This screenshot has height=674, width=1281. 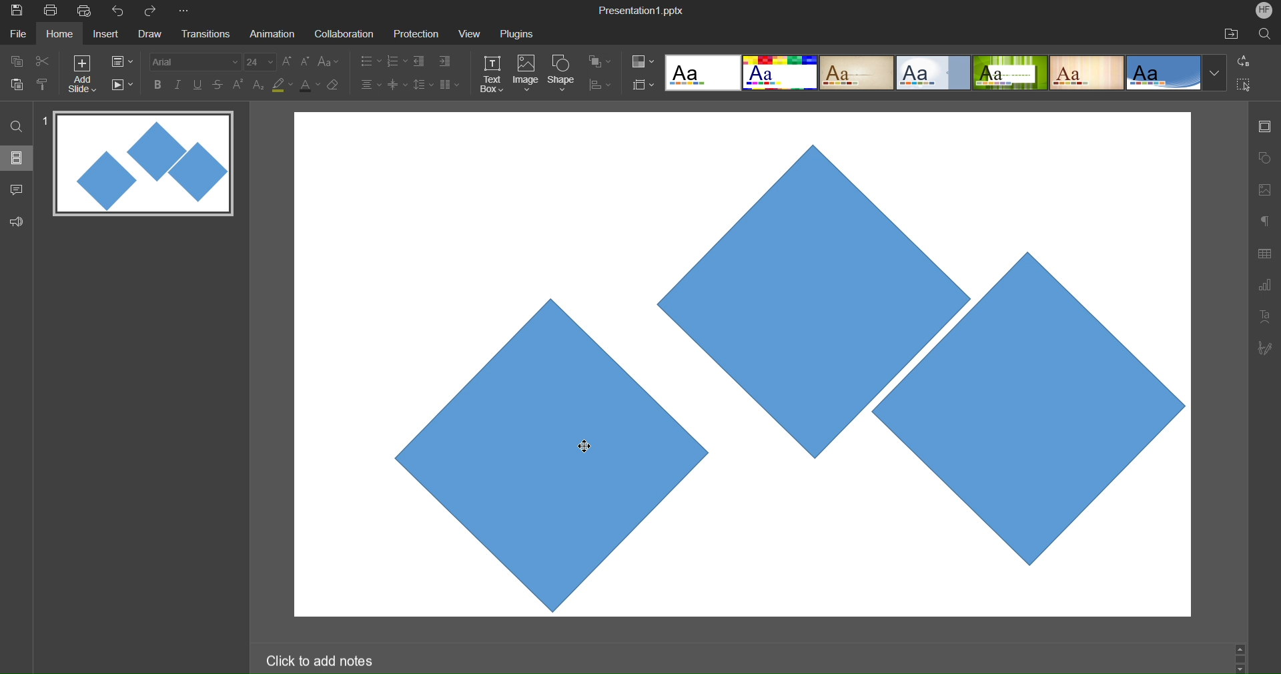 What do you see at coordinates (177, 85) in the screenshot?
I see `Italic` at bounding box center [177, 85].